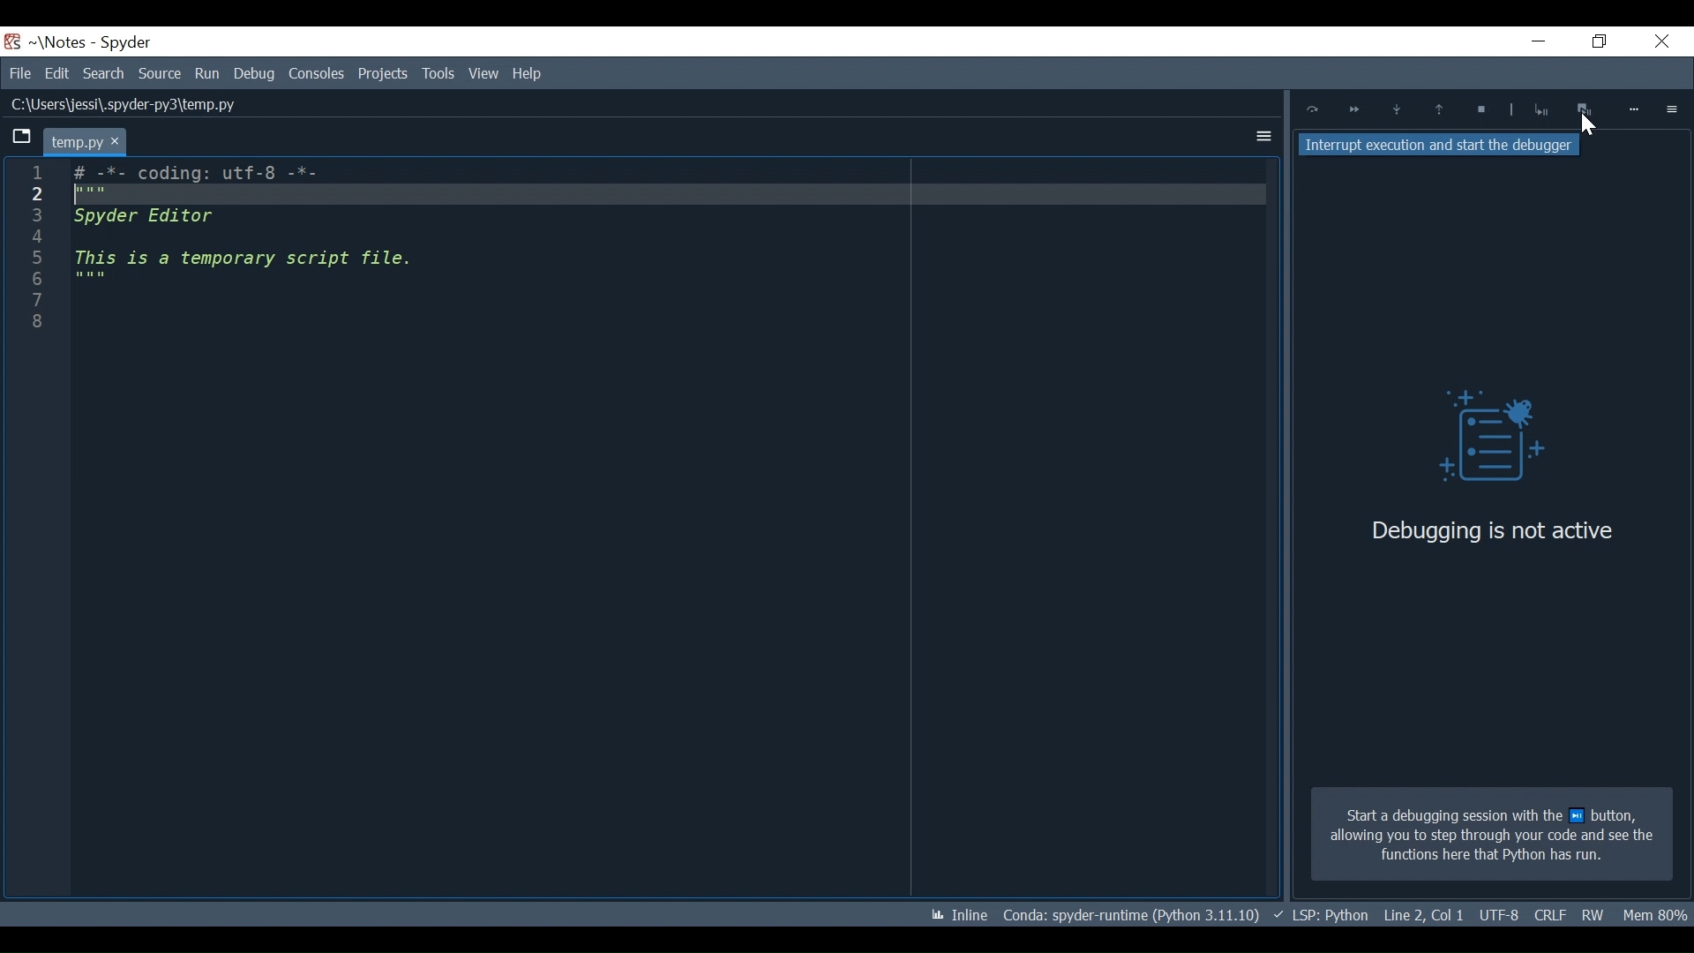 This screenshot has width=1694, height=953. What do you see at coordinates (1492, 530) in the screenshot?
I see `Debugging is not active` at bounding box center [1492, 530].